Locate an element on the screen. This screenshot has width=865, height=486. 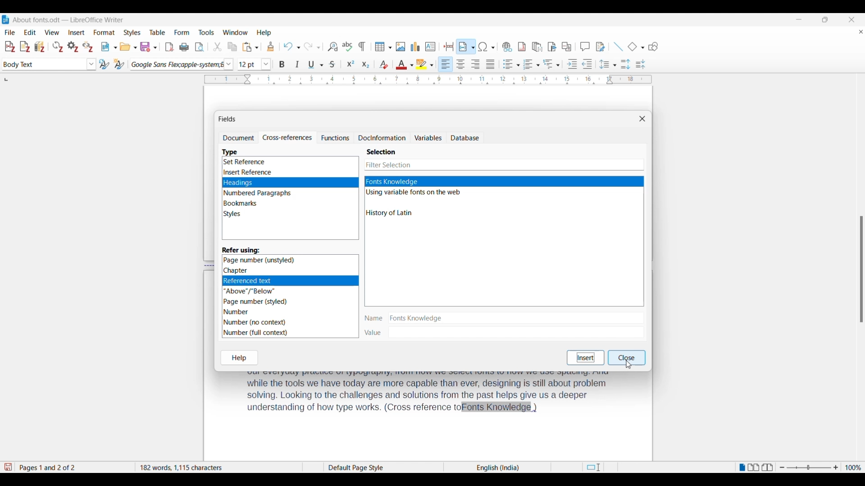
182 words, 1115 characters  is located at coordinates (218, 468).